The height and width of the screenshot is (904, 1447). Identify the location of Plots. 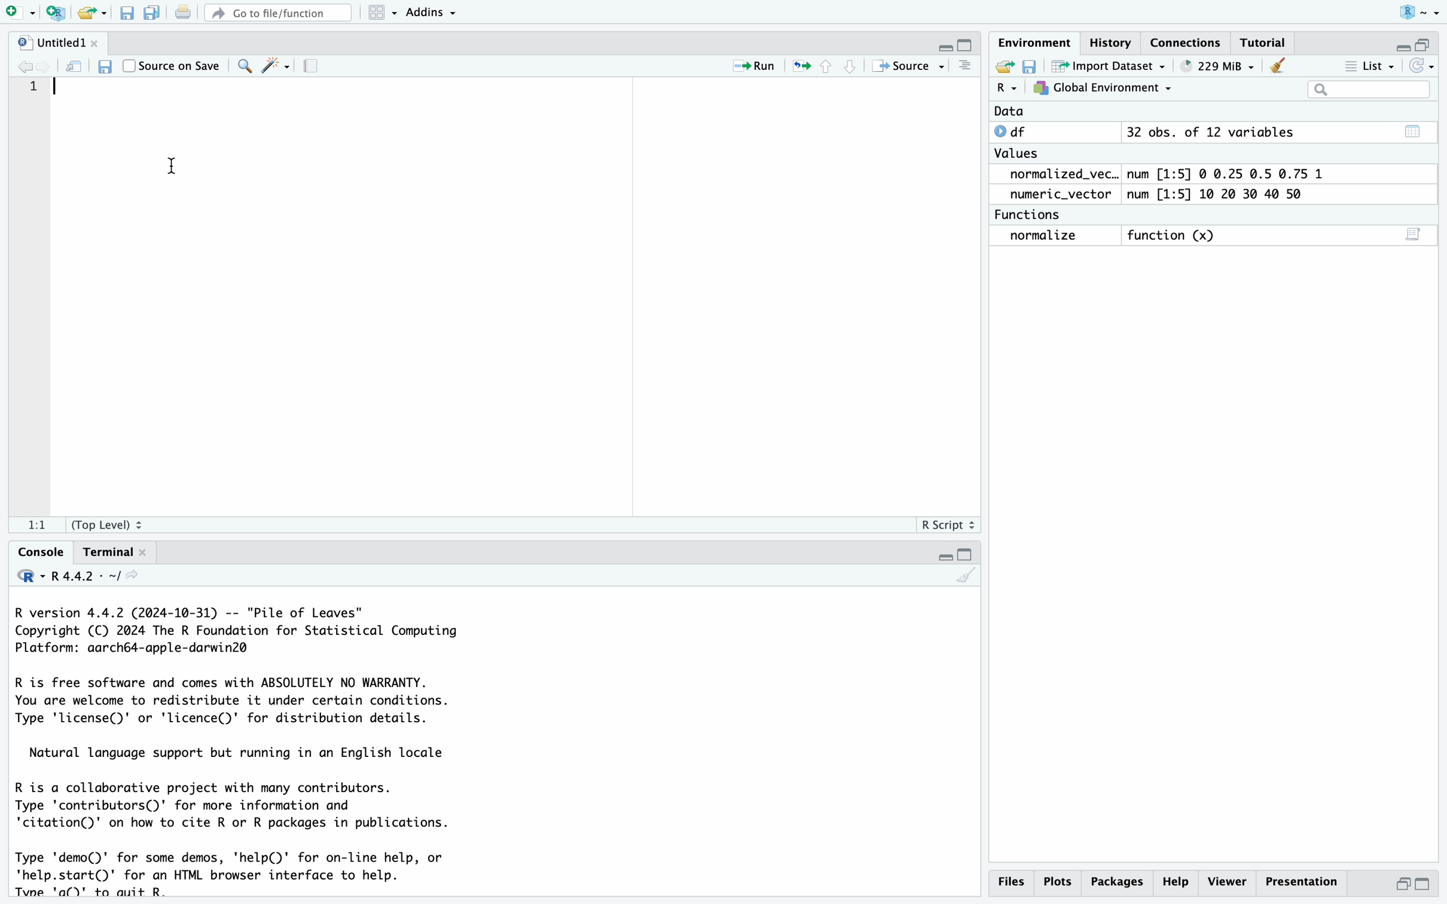
(1057, 882).